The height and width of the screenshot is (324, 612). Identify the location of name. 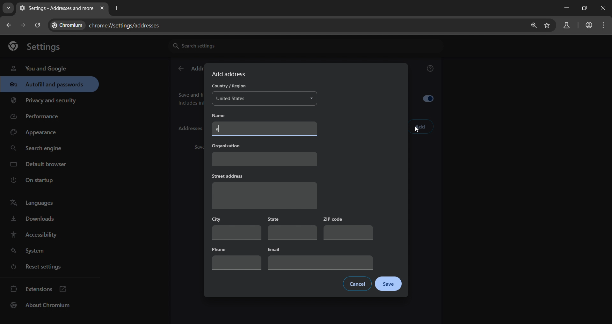
(223, 115).